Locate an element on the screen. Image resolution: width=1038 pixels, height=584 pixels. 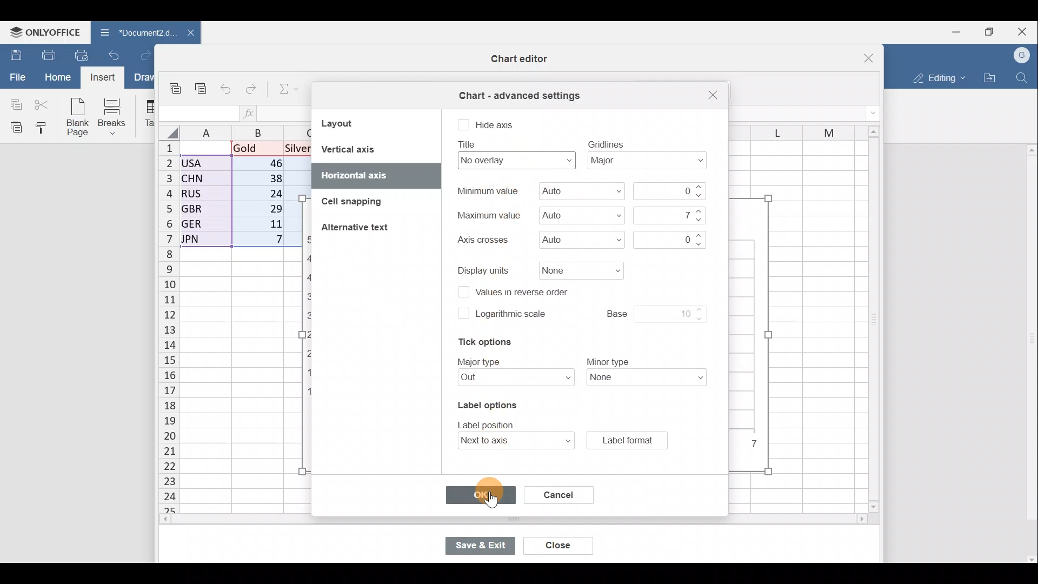
Chart editor is located at coordinates (516, 59).